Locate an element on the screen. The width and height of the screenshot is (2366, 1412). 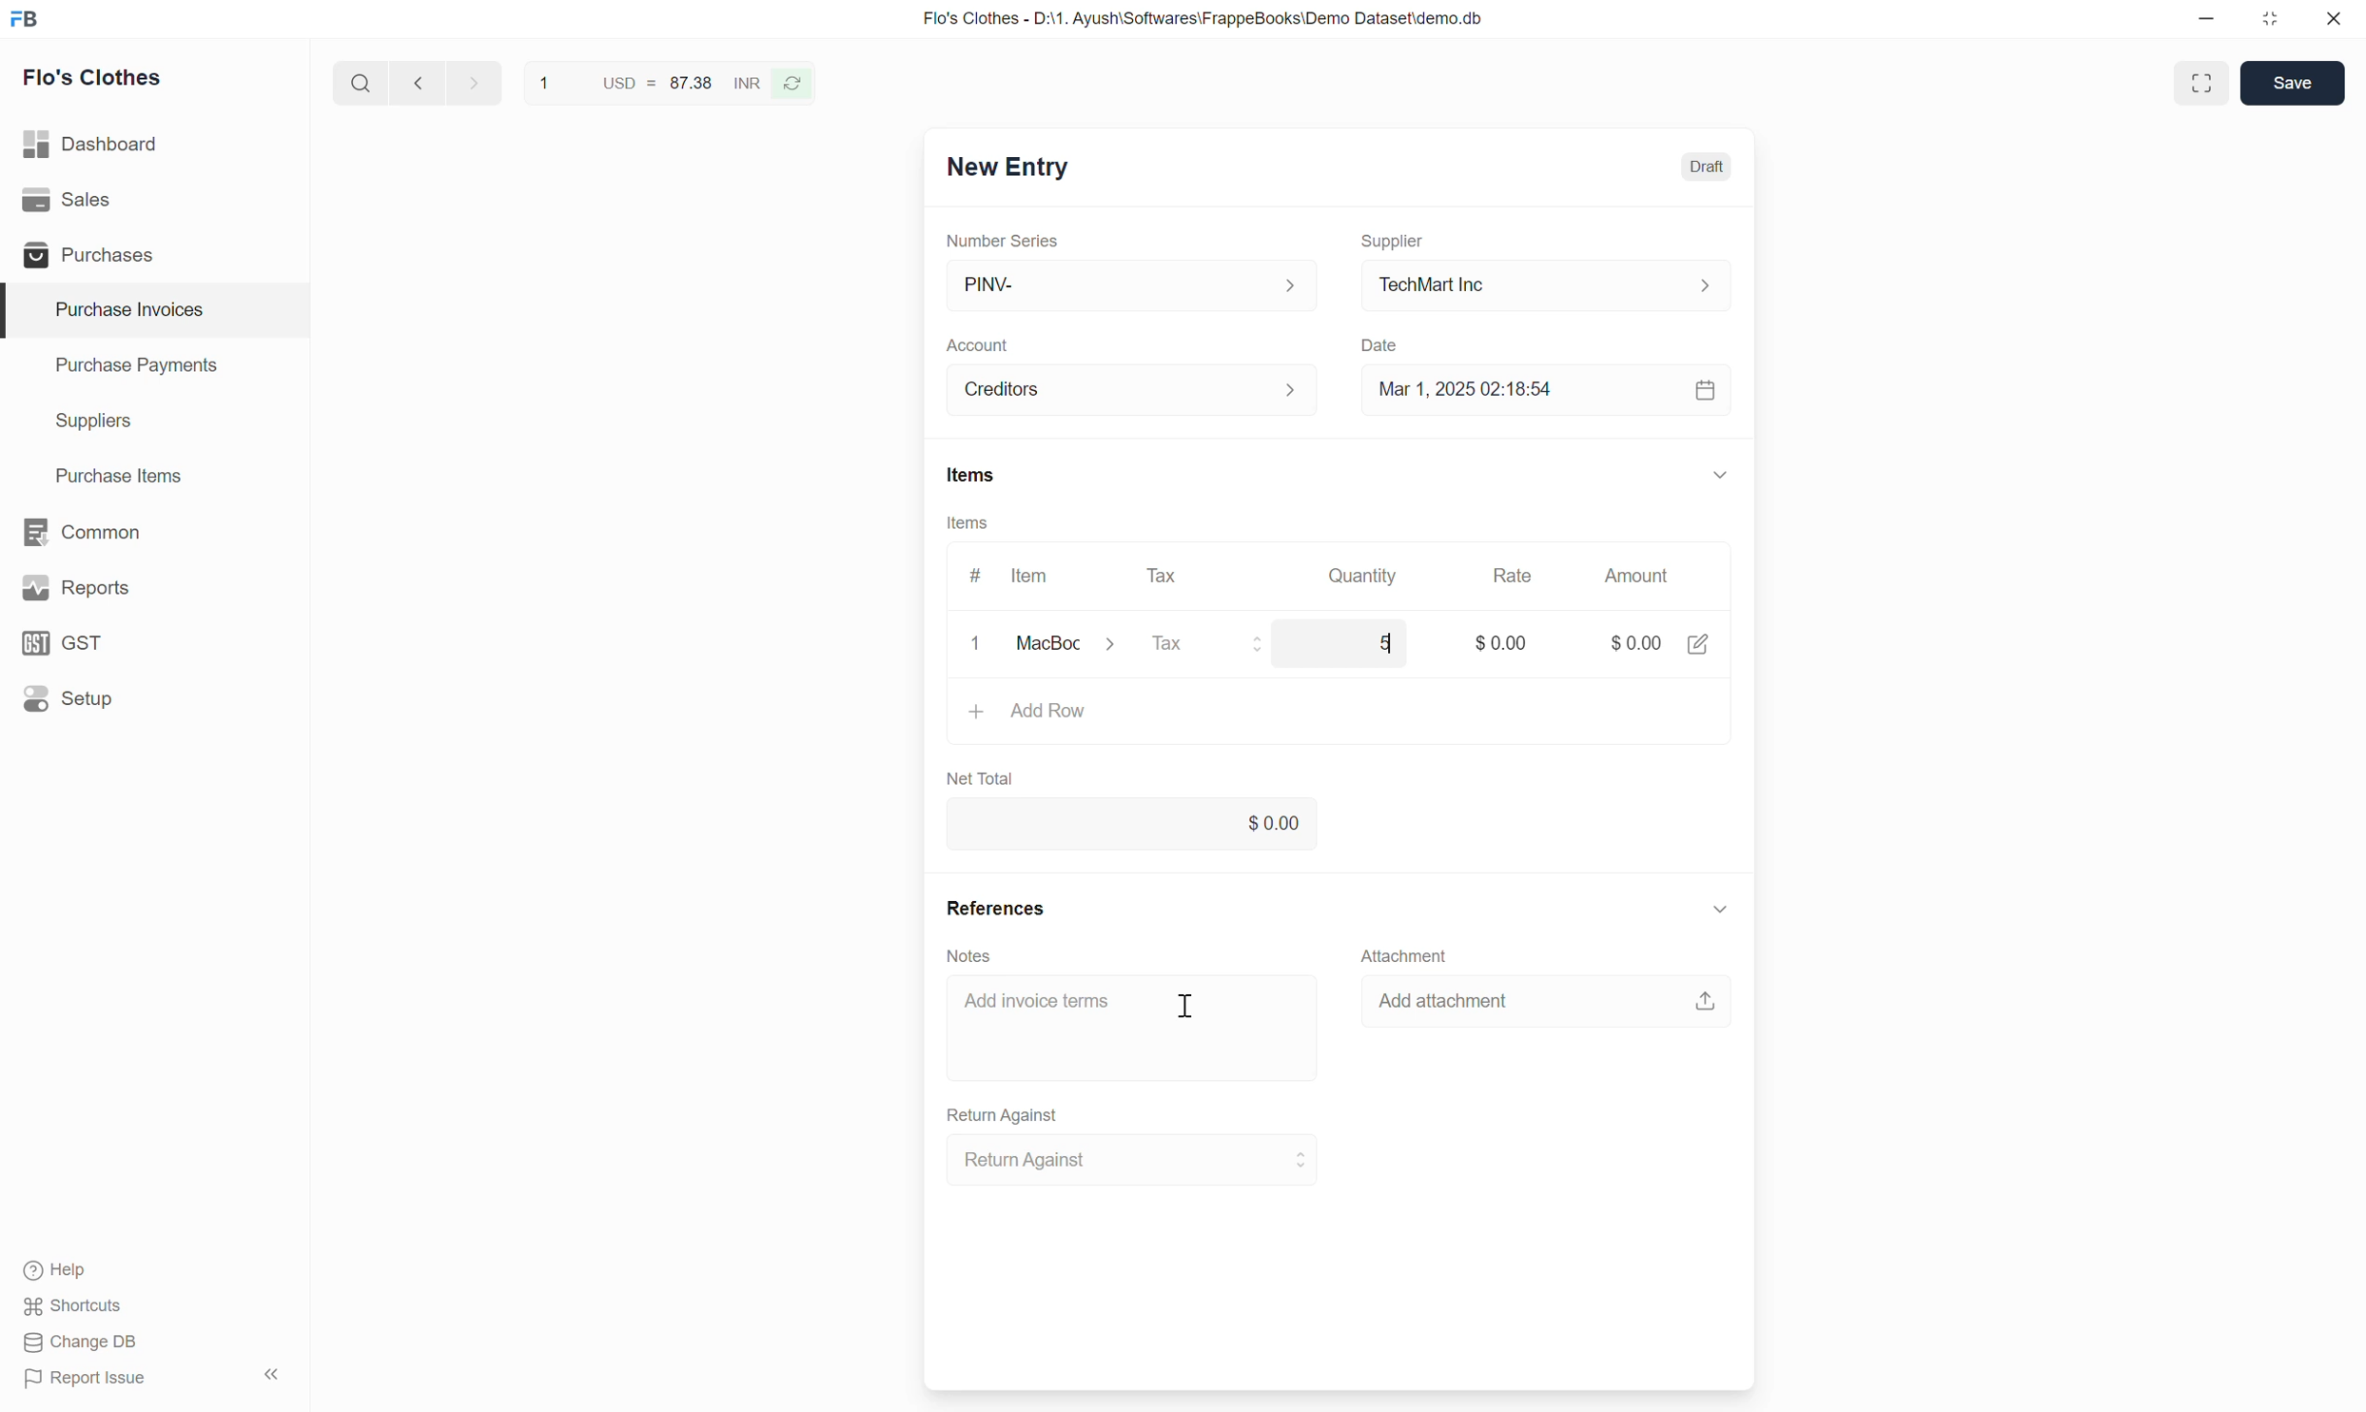
Add invoice terms is located at coordinates (1134, 1027).